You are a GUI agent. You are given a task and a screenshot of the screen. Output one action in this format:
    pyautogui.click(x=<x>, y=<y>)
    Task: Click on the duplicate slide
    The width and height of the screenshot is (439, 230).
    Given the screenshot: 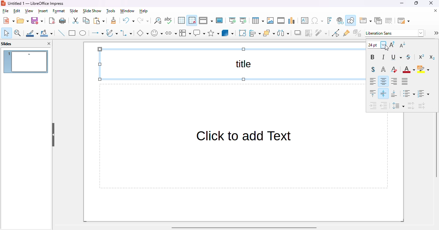 What is the action you would take?
    pyautogui.click(x=378, y=21)
    